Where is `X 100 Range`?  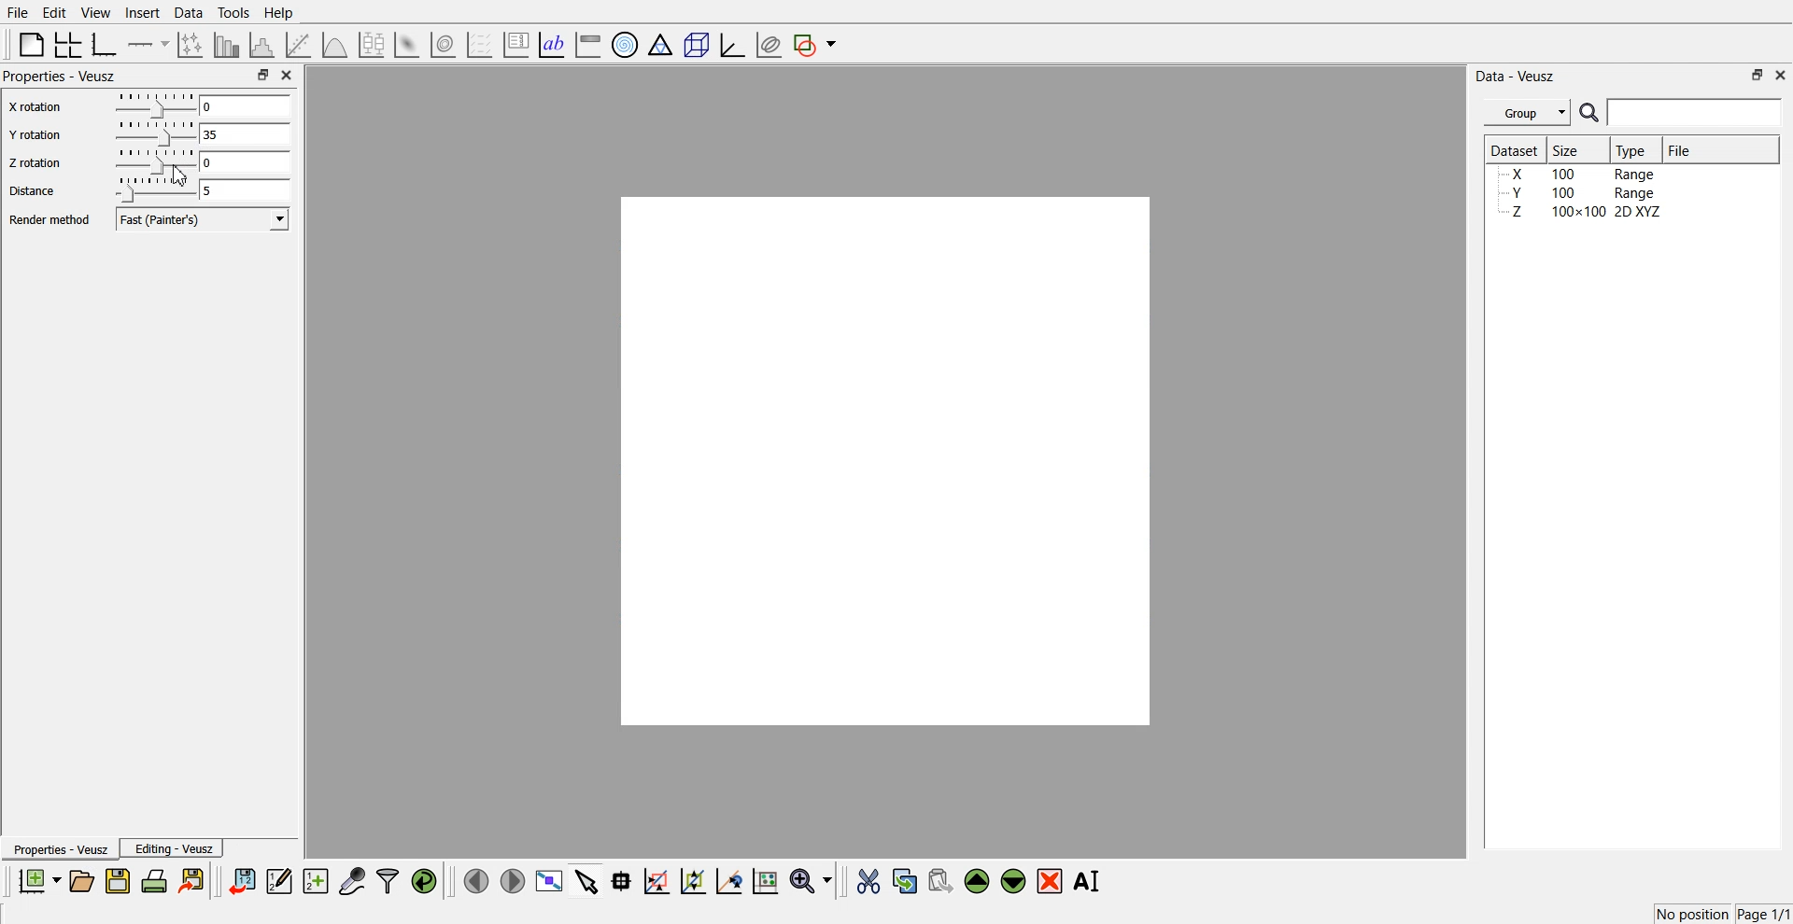 X 100 Range is located at coordinates (1581, 174).